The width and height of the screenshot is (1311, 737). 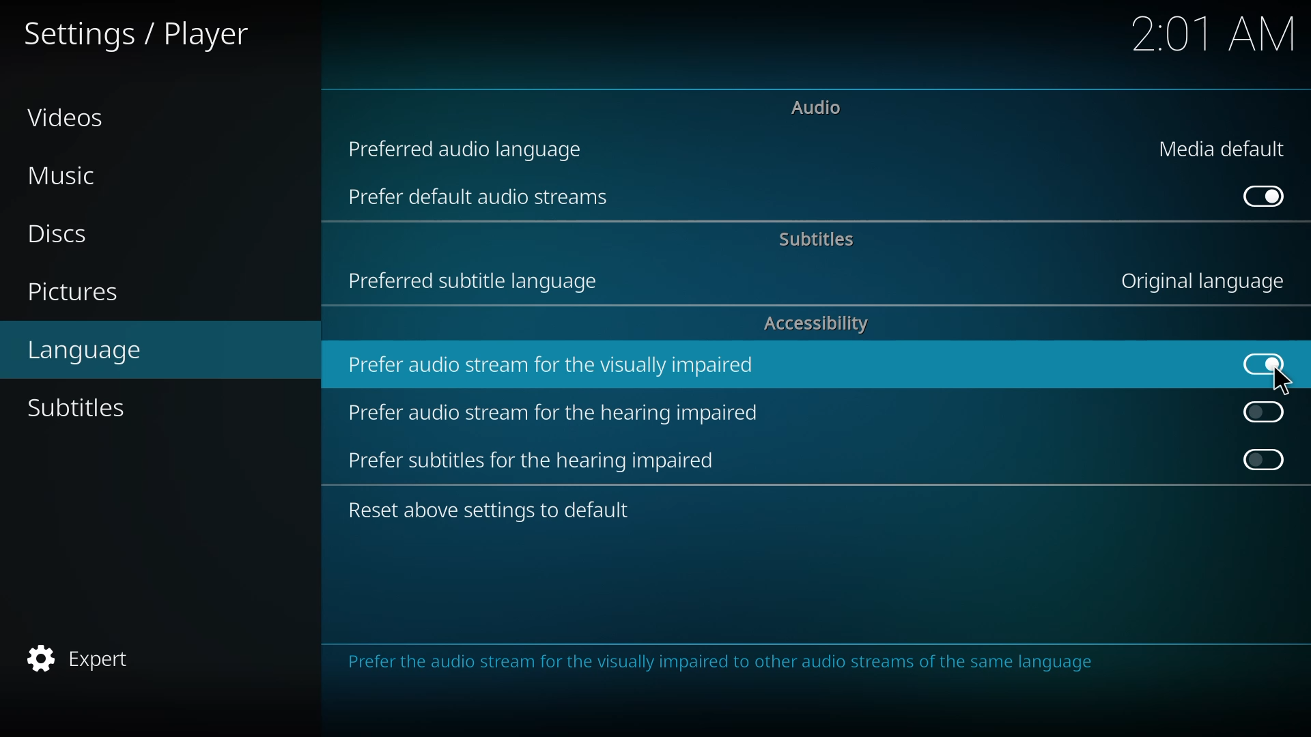 What do you see at coordinates (481, 199) in the screenshot?
I see `prefer default audio` at bounding box center [481, 199].